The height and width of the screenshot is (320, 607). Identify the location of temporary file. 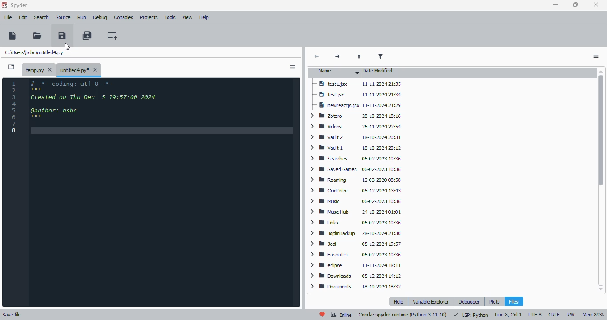
(38, 69).